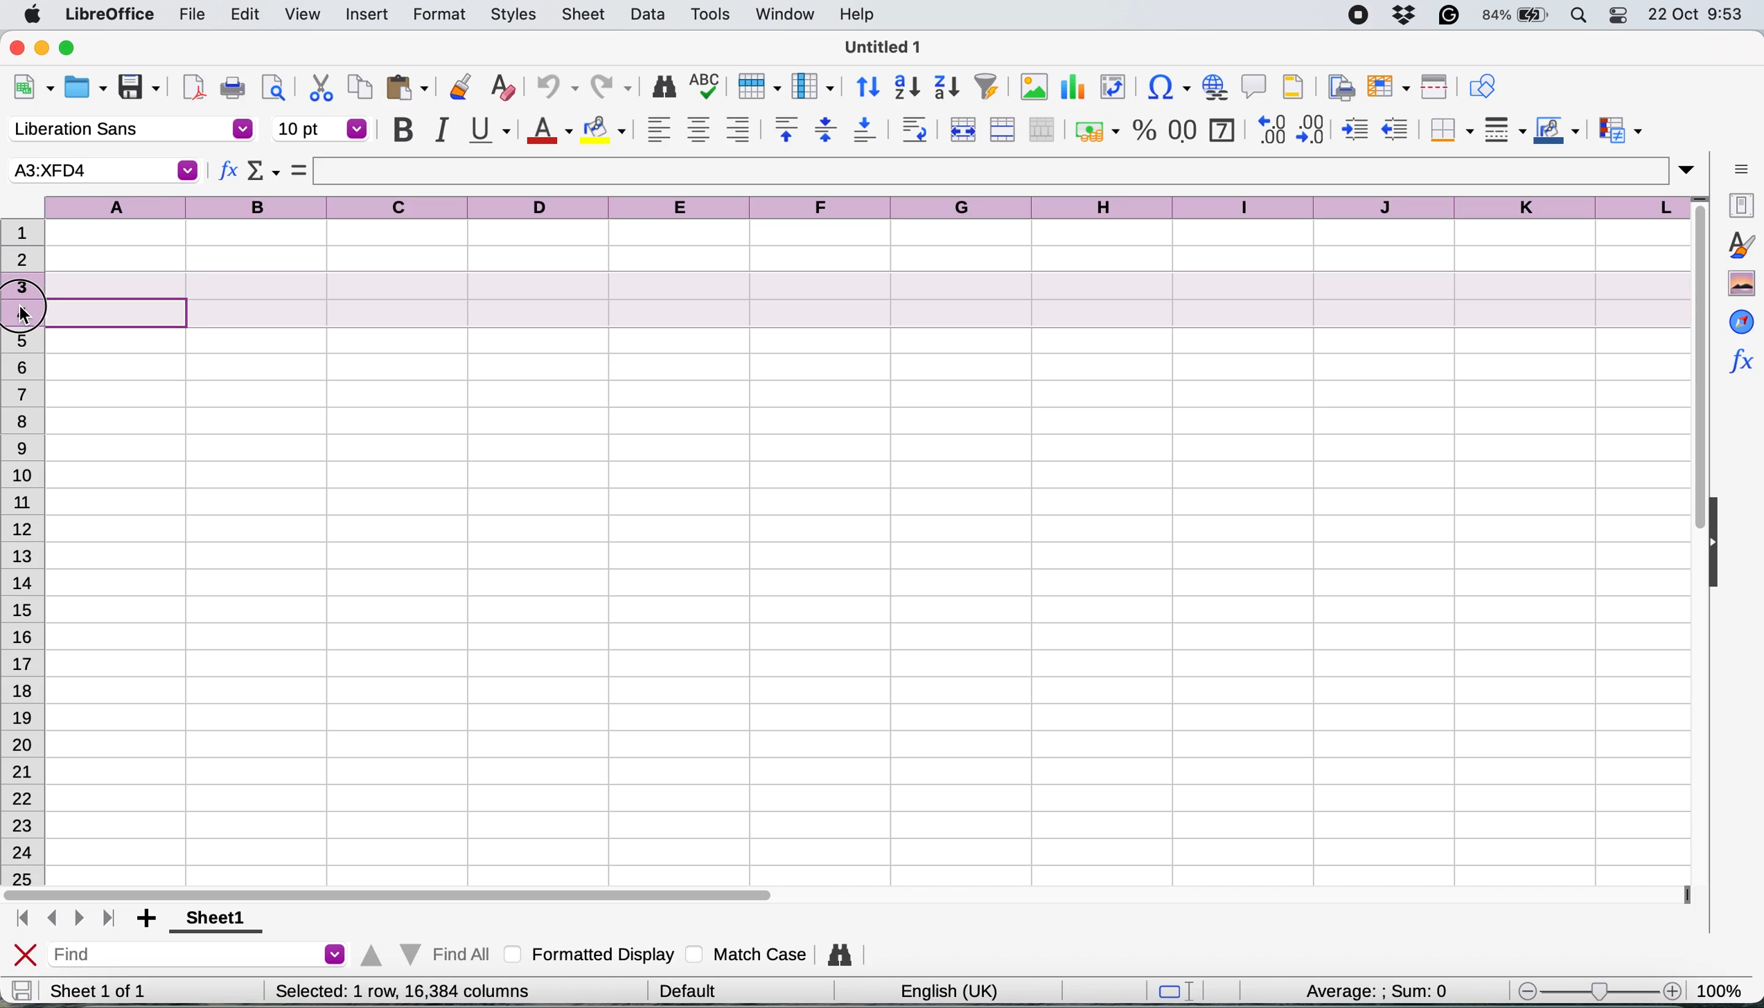 The width and height of the screenshot is (1764, 1008). Describe the element at coordinates (907, 88) in the screenshot. I see `sort ascending` at that location.